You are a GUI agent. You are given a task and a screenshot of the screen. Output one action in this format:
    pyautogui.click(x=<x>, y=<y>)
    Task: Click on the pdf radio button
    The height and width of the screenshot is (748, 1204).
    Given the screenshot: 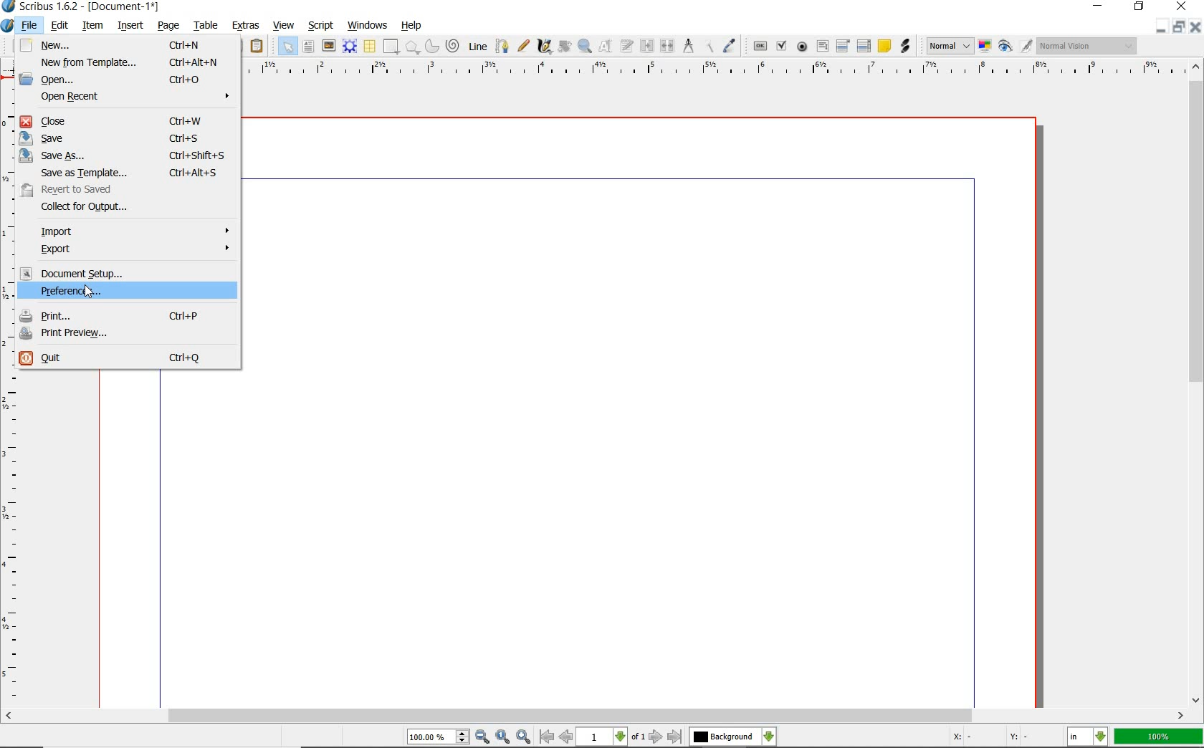 What is the action you would take?
    pyautogui.click(x=802, y=47)
    